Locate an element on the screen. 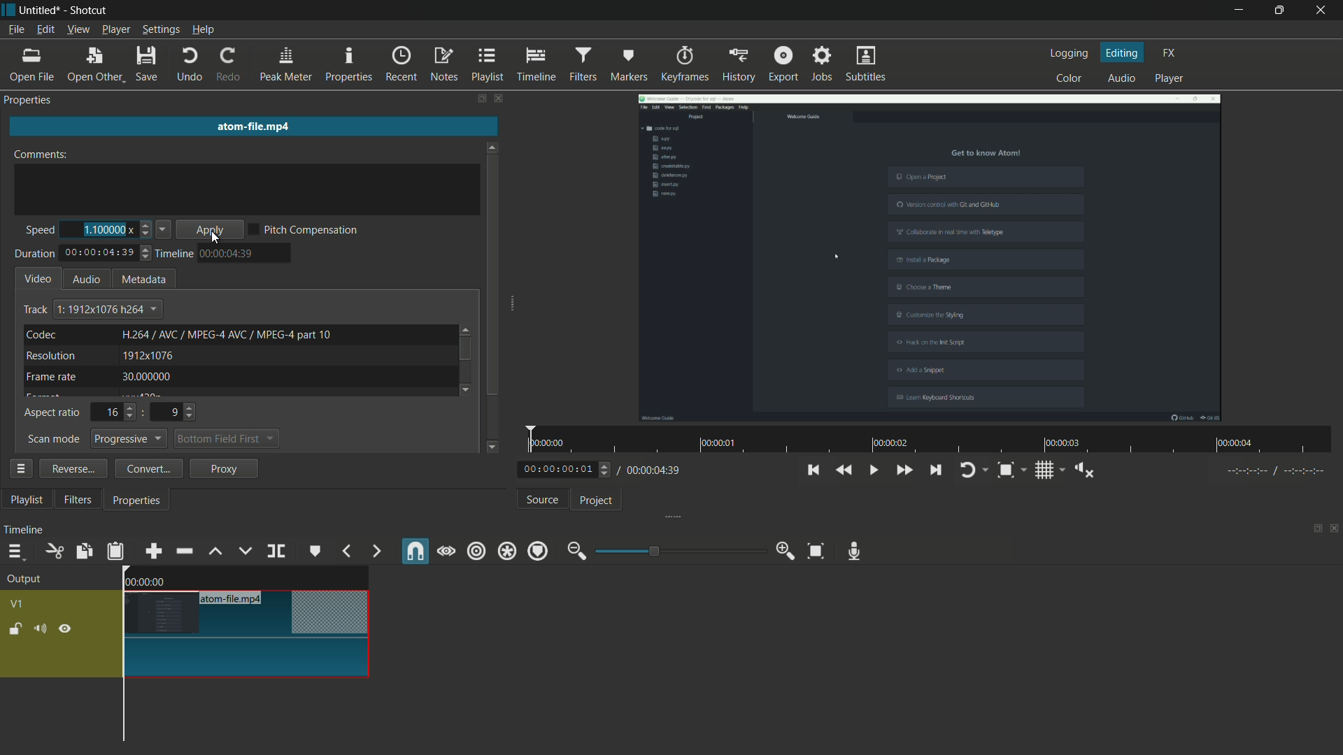  paste is located at coordinates (115, 551).